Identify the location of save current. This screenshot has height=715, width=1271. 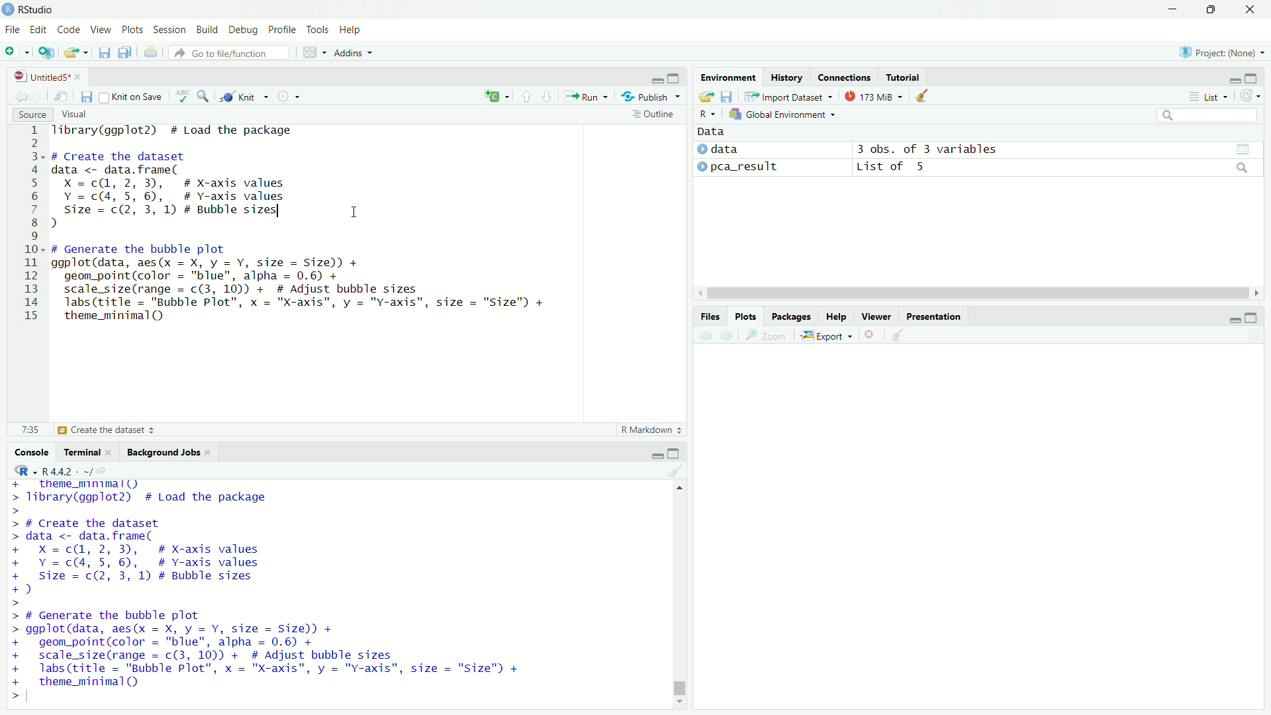
(106, 52).